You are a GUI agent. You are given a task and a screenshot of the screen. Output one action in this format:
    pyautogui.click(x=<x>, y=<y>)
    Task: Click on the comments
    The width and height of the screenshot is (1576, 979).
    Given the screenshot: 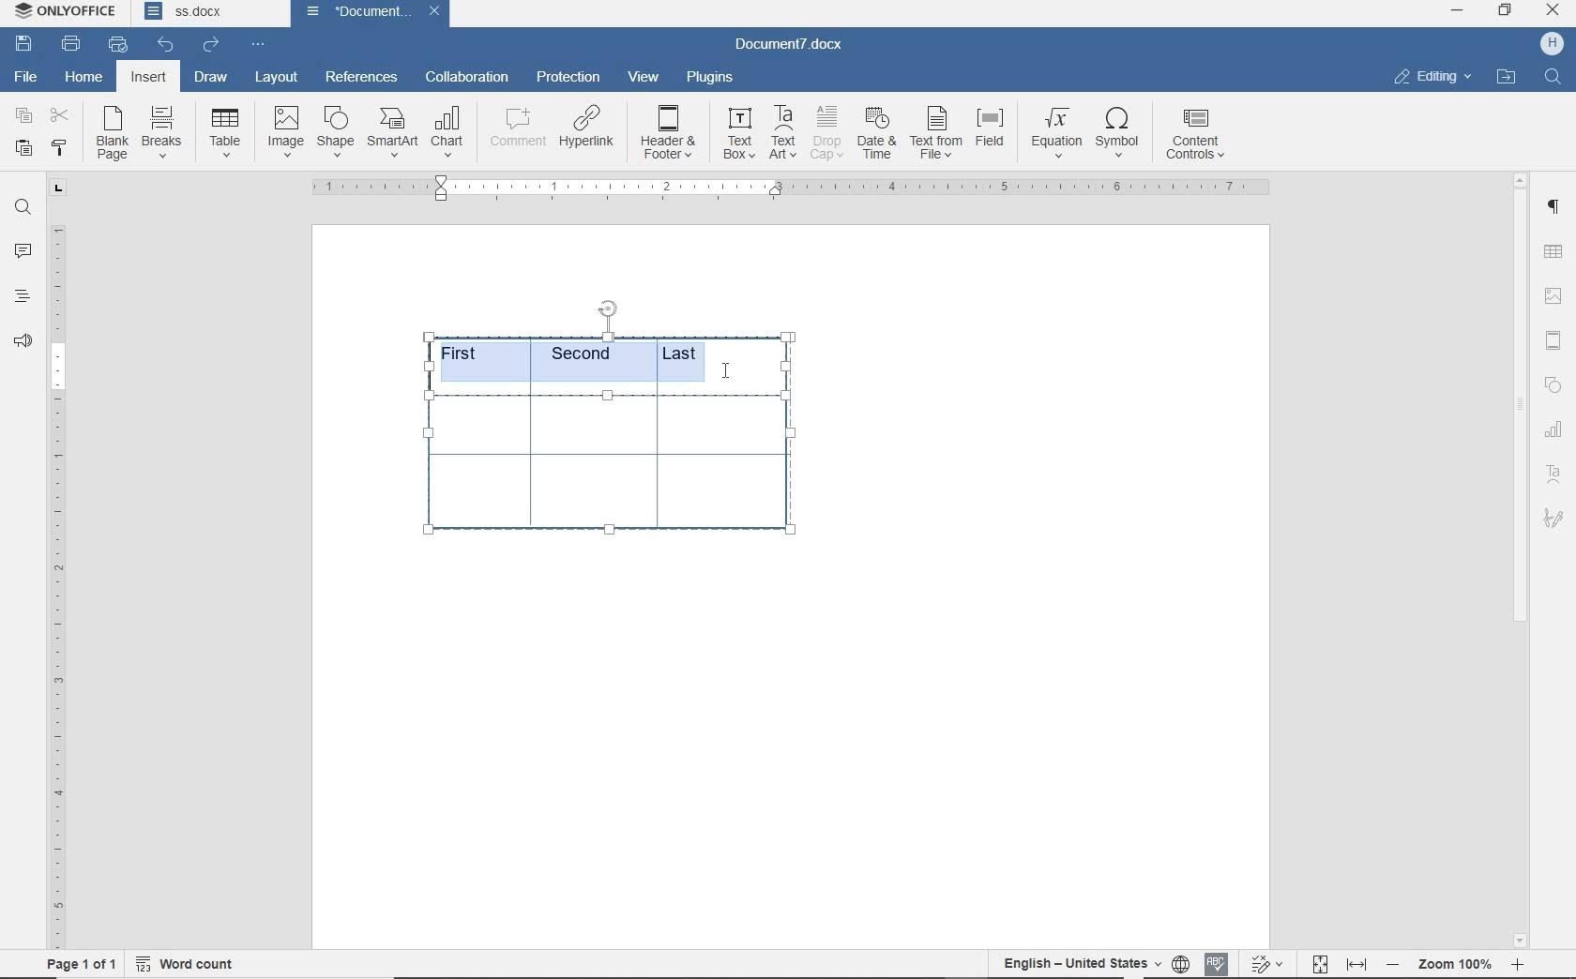 What is the action you would take?
    pyautogui.click(x=24, y=251)
    